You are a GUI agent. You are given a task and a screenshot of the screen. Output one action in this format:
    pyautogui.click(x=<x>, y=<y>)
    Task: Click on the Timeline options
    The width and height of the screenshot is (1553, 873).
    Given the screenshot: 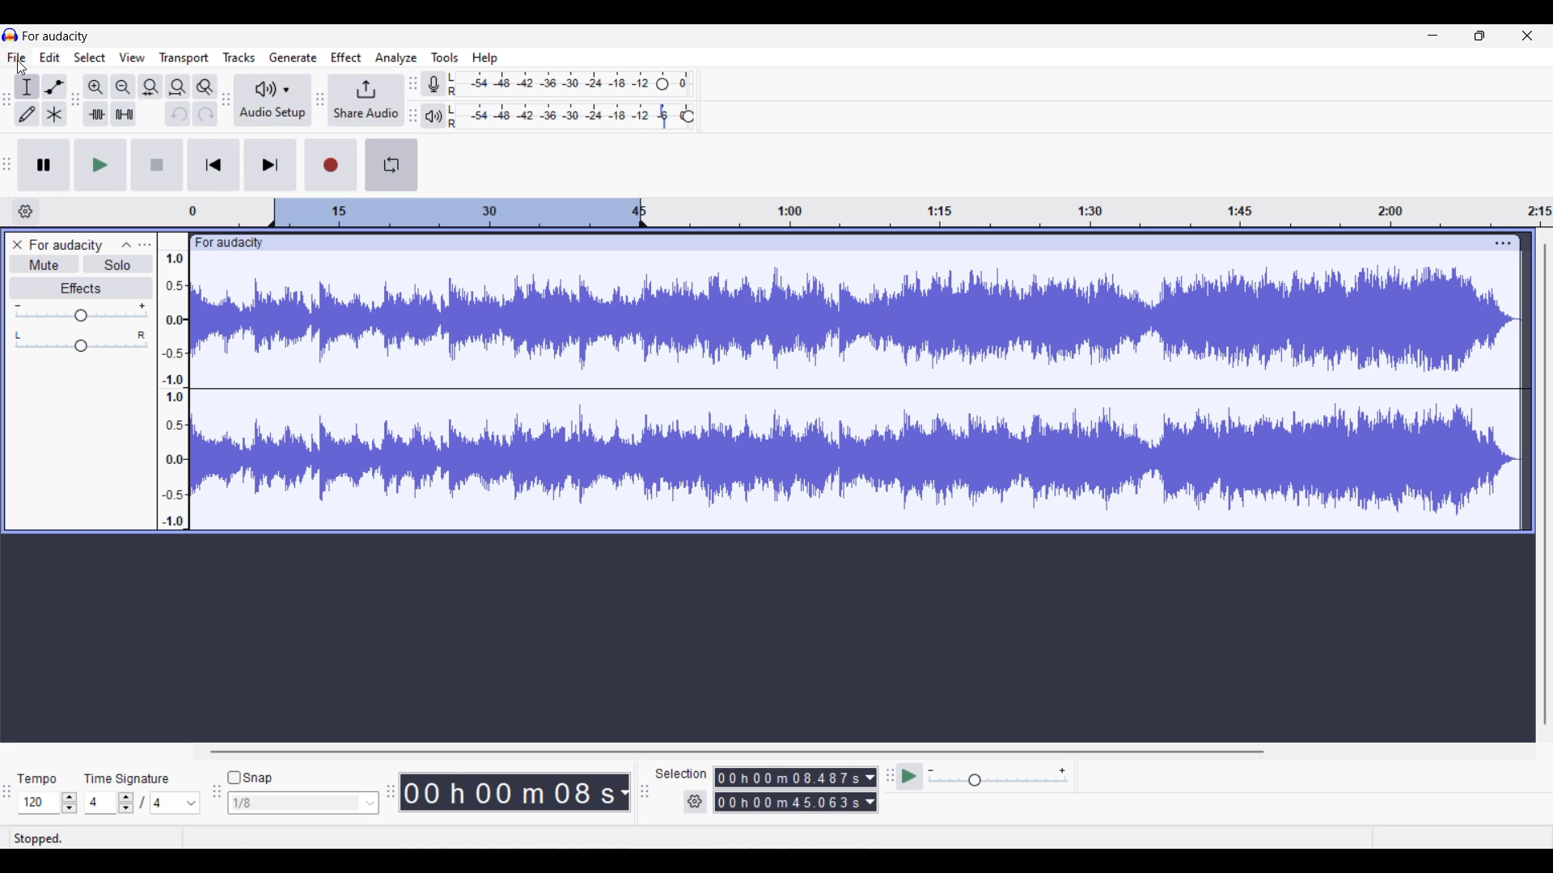 What is the action you would take?
    pyautogui.click(x=26, y=212)
    